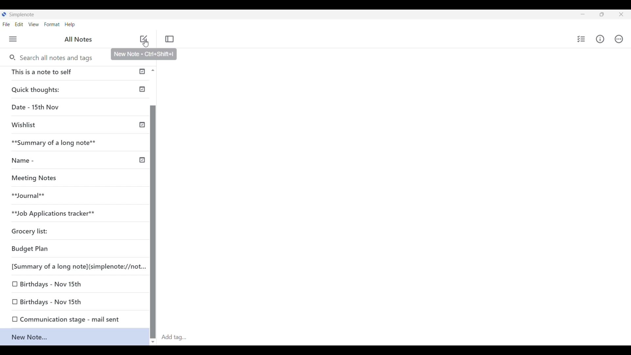  Describe the element at coordinates (619, 39) in the screenshot. I see `Actions` at that location.